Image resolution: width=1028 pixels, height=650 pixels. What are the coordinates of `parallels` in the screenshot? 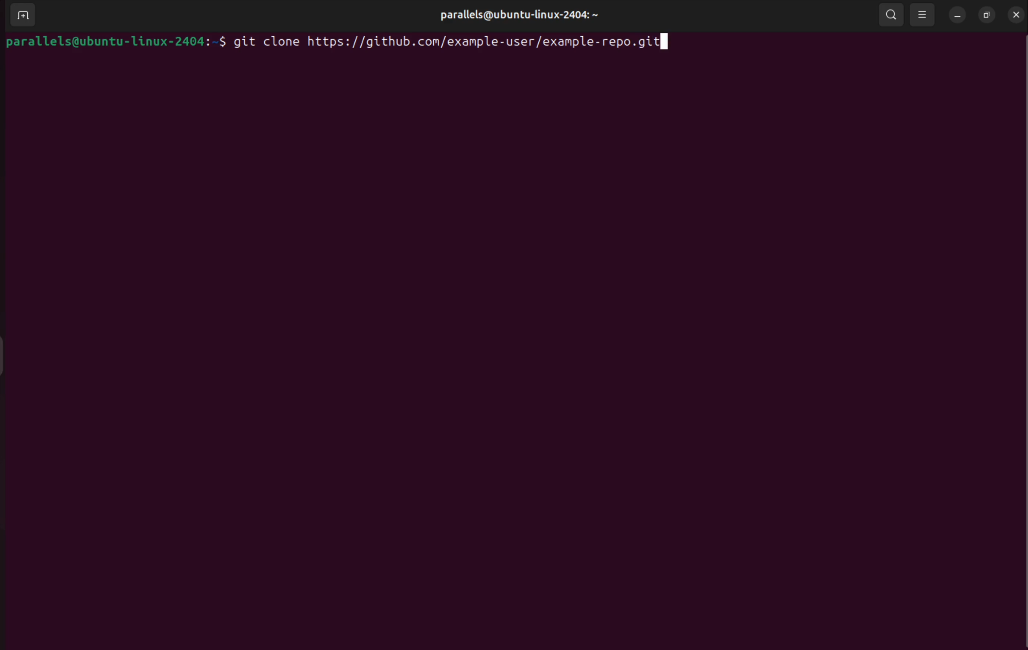 It's located at (516, 15).